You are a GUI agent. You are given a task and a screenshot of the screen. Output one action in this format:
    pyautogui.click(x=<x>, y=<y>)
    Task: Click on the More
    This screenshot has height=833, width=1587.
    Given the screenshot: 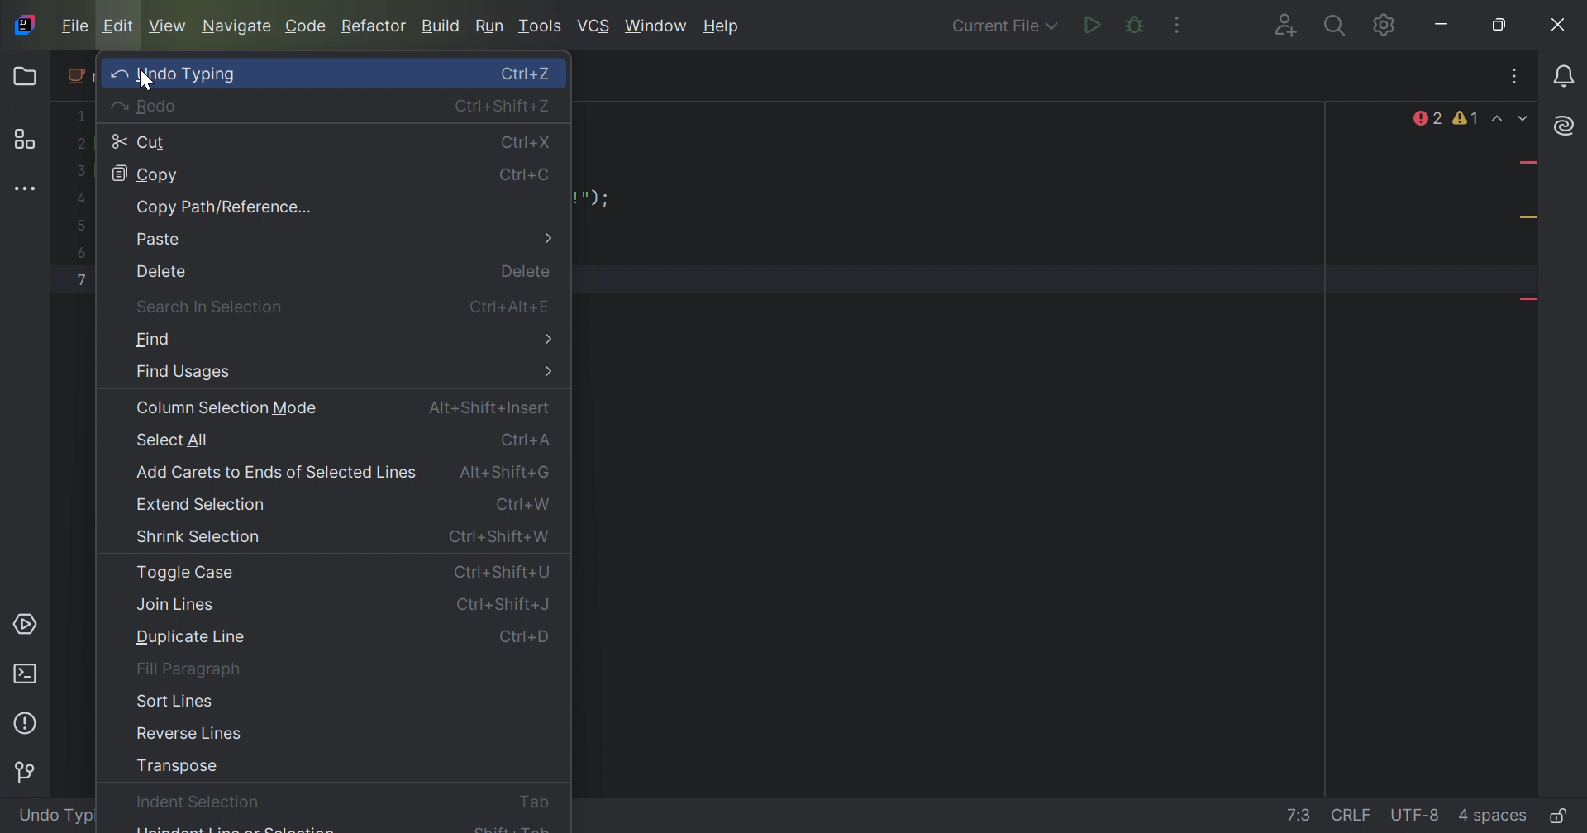 What is the action you would take?
    pyautogui.click(x=546, y=372)
    